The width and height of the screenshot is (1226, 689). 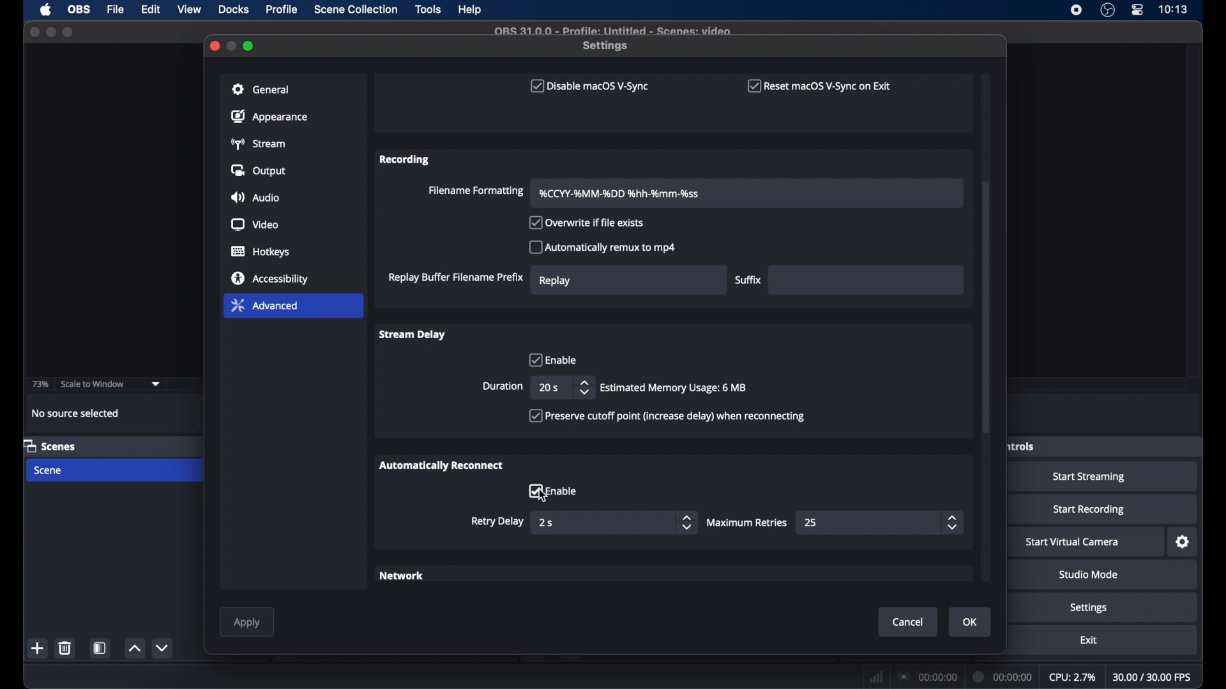 I want to click on add, so click(x=38, y=648).